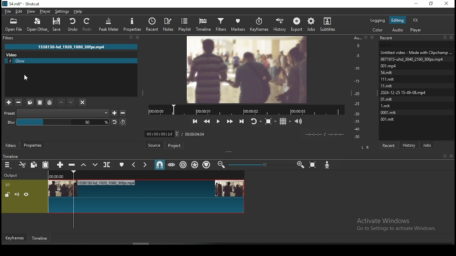  Describe the element at coordinates (218, 122) in the screenshot. I see `play/pause` at that location.